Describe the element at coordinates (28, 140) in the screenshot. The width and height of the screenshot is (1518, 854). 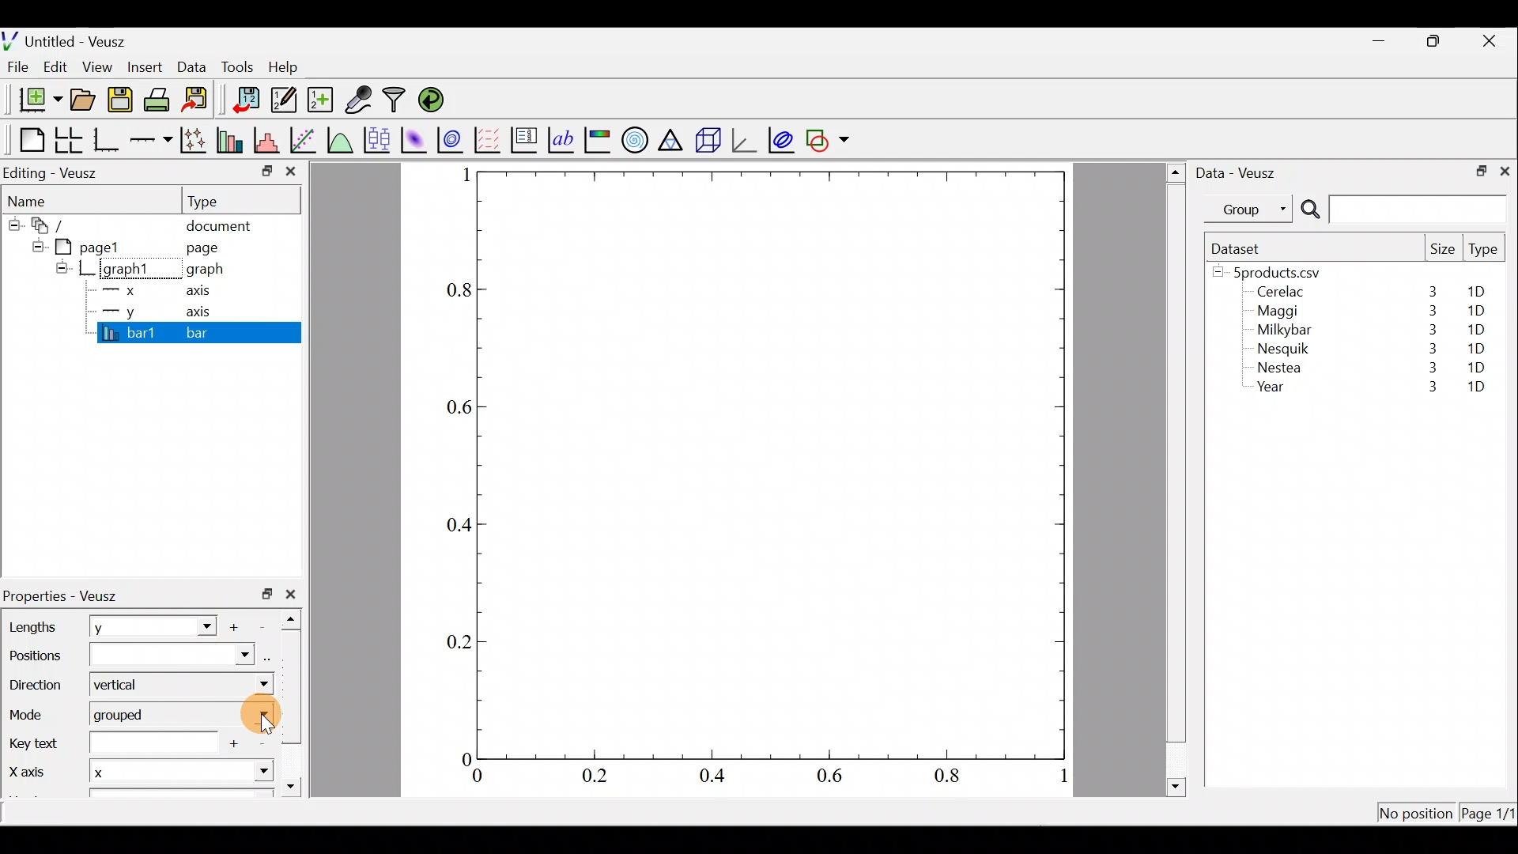
I see `Blank page` at that location.